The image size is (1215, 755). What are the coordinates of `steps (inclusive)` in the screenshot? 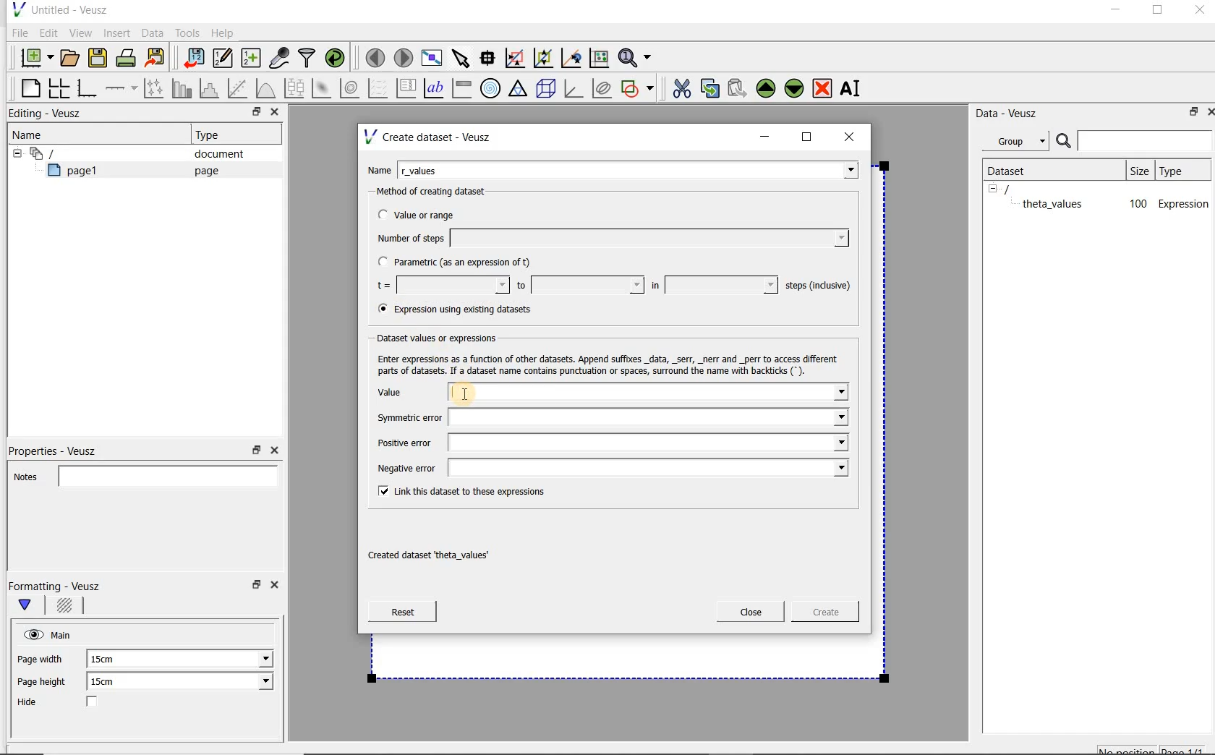 It's located at (819, 286).